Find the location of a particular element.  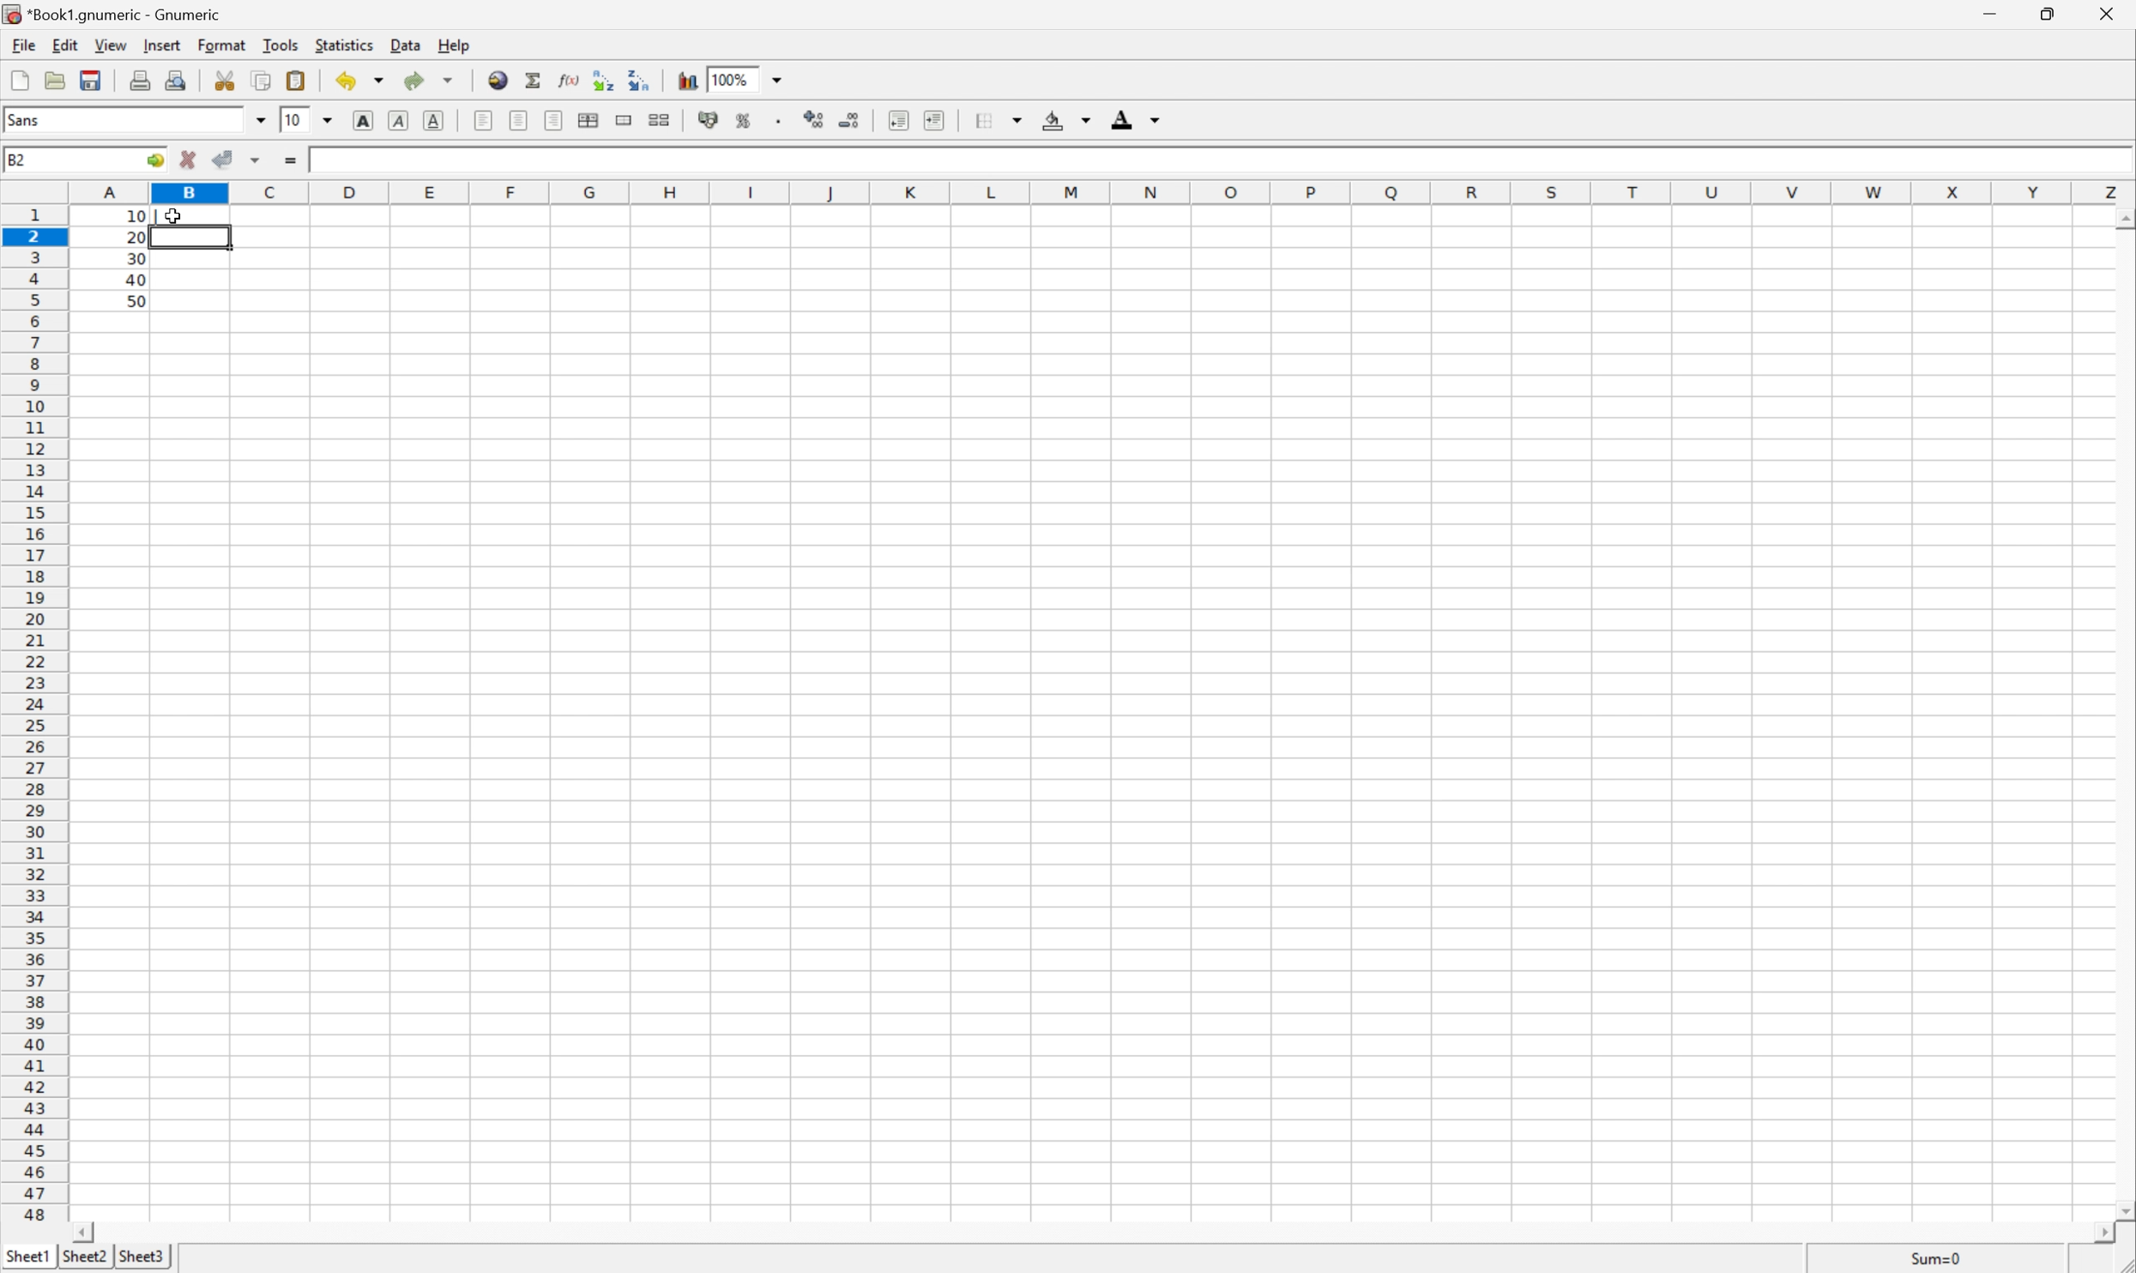

Sheet2 is located at coordinates (86, 1258).